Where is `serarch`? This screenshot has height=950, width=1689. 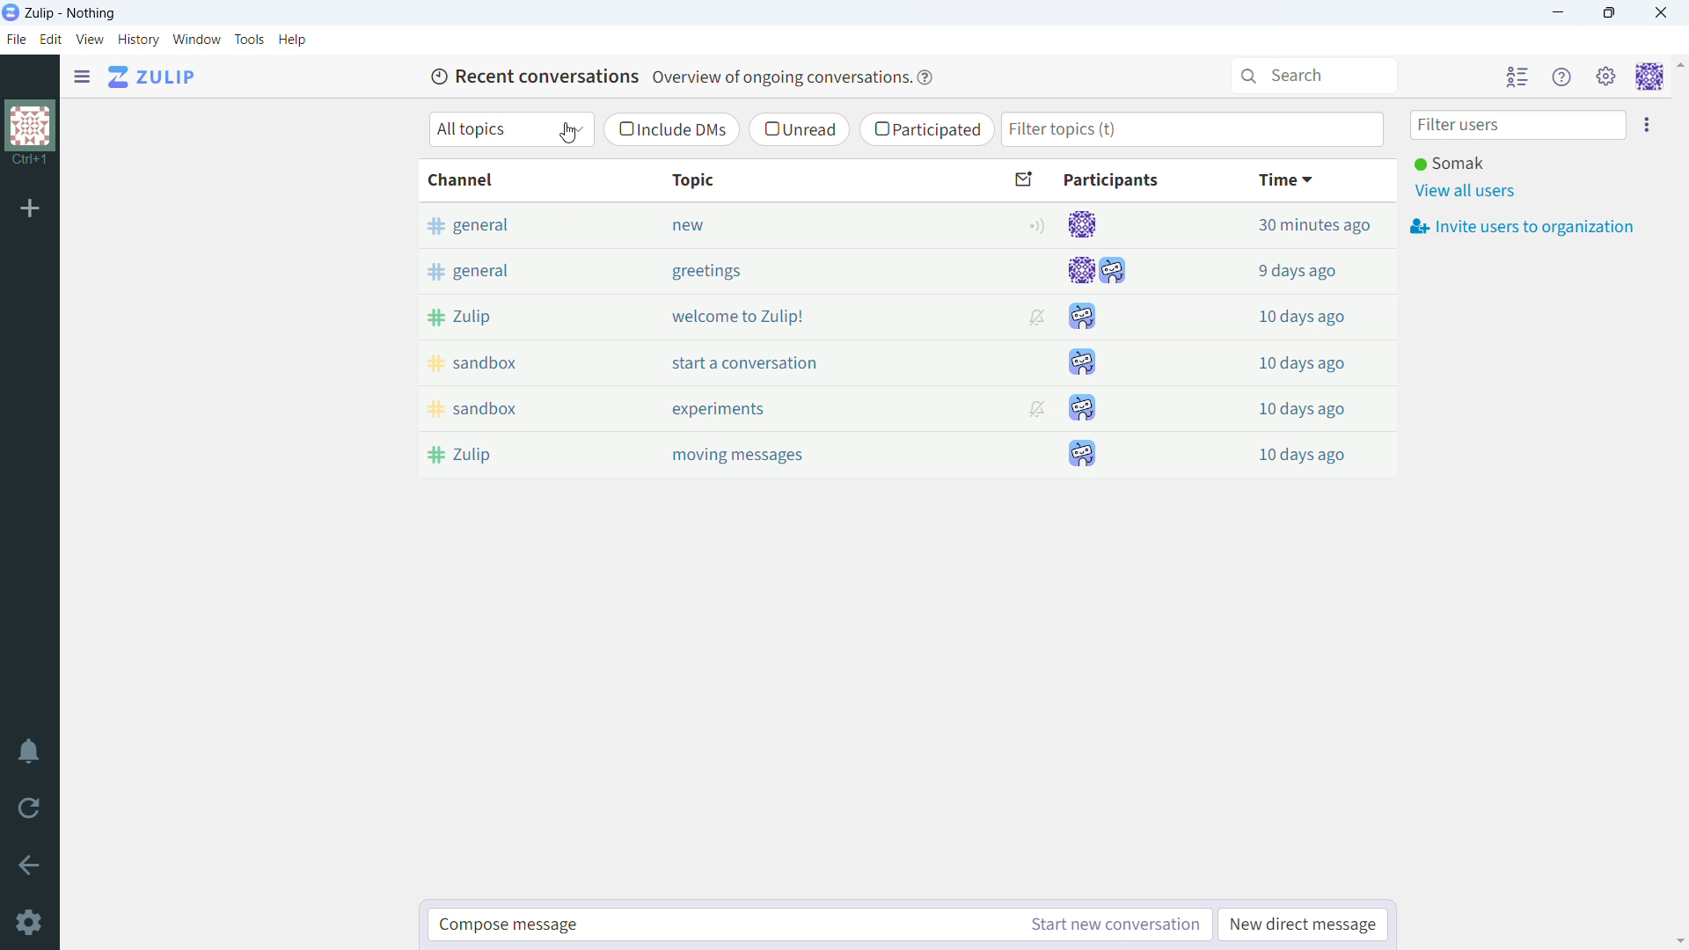 serarch is located at coordinates (1313, 76).